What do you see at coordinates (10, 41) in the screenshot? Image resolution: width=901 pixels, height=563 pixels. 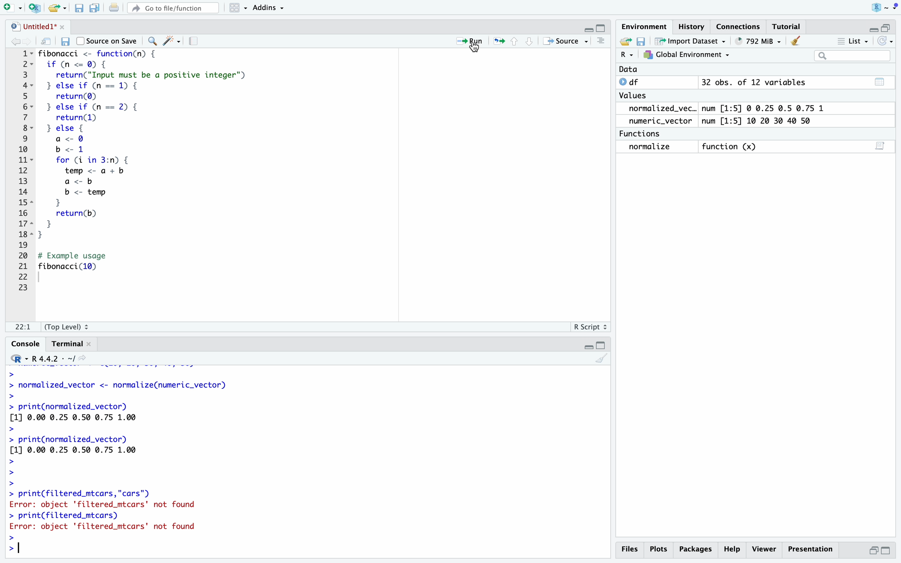 I see `go back to the previous source location` at bounding box center [10, 41].